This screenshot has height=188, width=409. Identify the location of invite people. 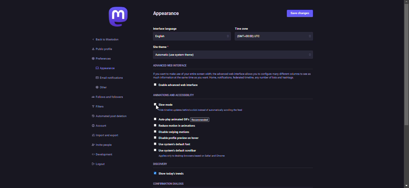
(103, 146).